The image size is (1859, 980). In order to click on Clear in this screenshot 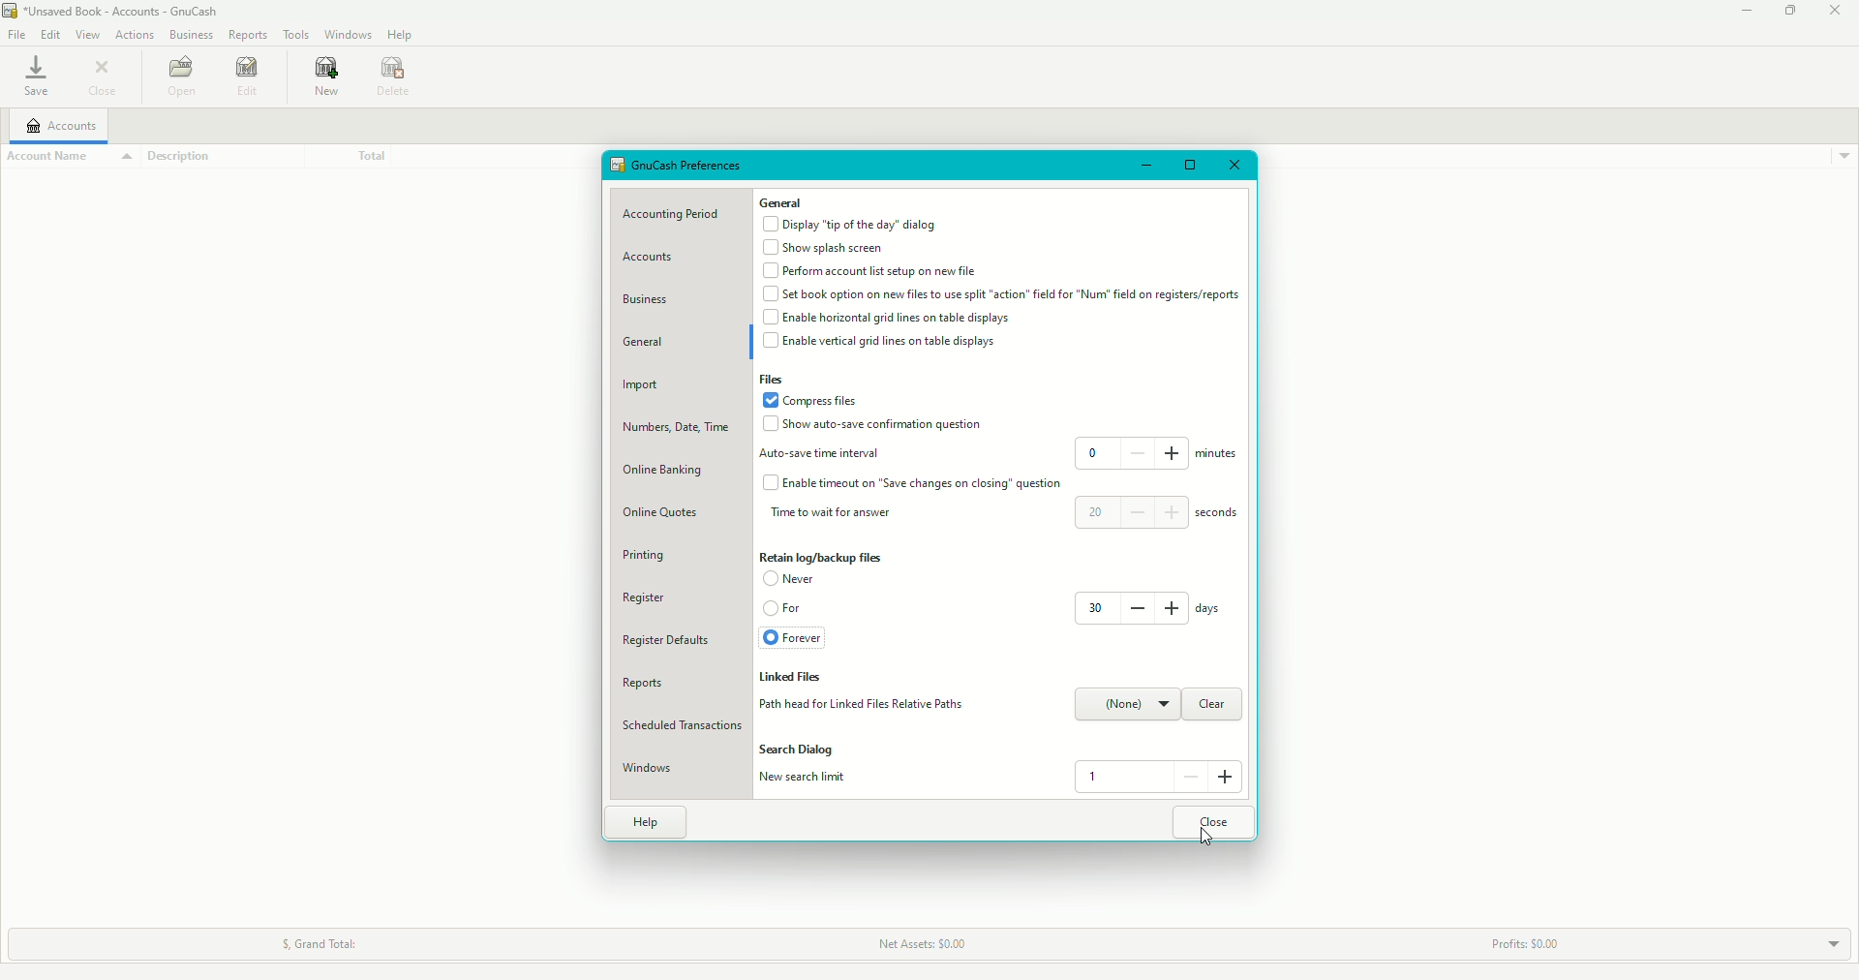, I will do `click(1211, 705)`.